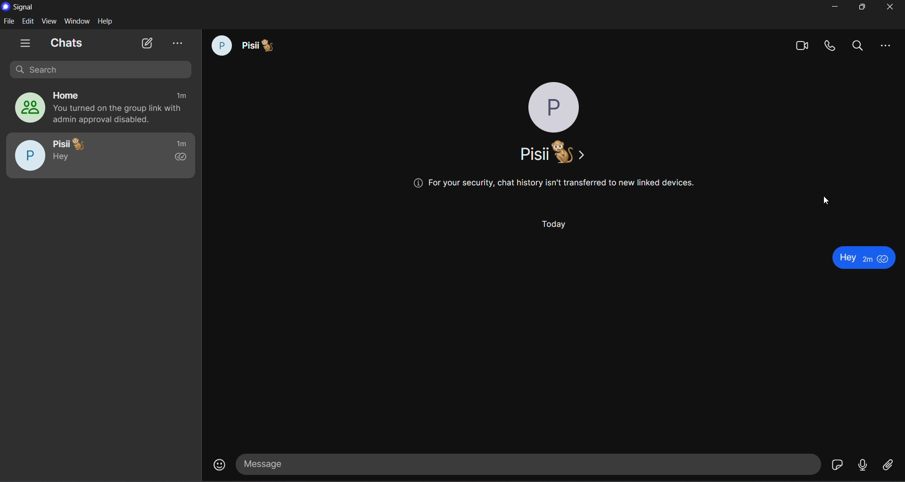  What do you see at coordinates (833, 7) in the screenshot?
I see `minimize` at bounding box center [833, 7].